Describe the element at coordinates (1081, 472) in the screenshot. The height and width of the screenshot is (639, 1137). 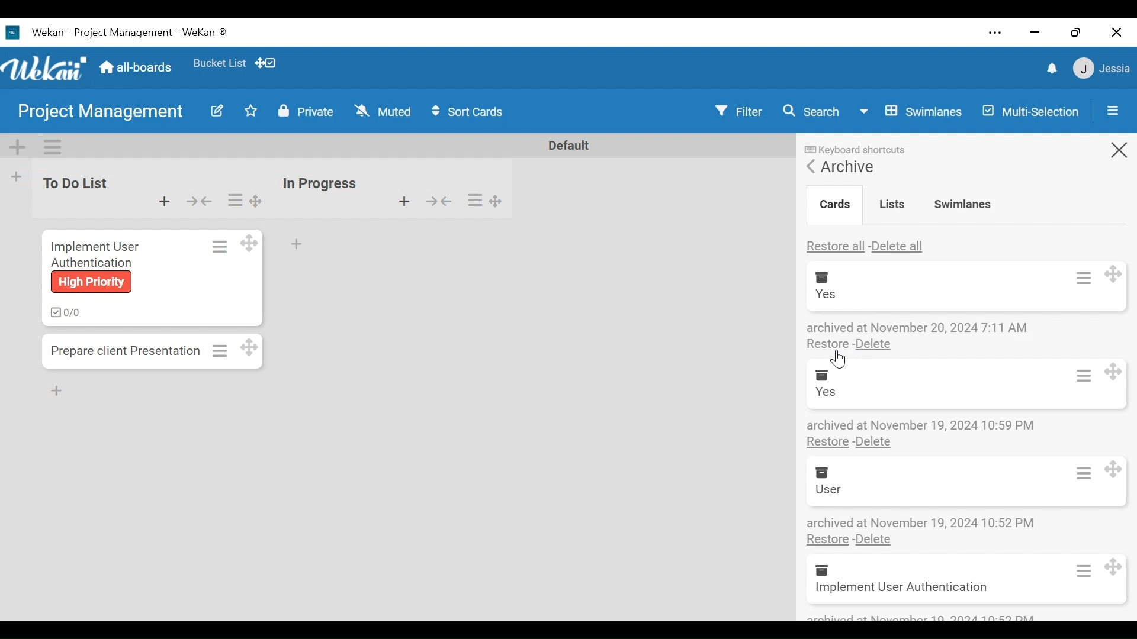
I see `Card actions` at that location.